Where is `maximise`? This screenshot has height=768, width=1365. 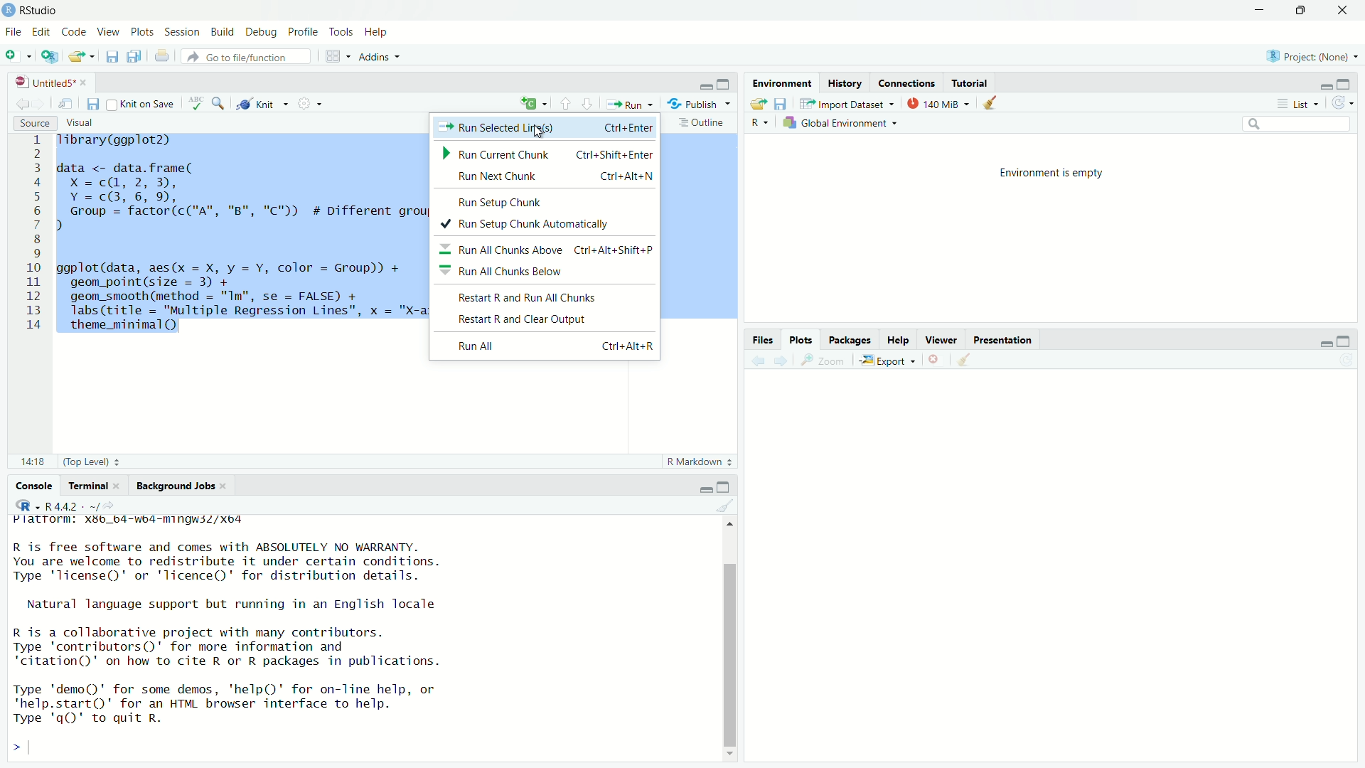
maximise is located at coordinates (1349, 340).